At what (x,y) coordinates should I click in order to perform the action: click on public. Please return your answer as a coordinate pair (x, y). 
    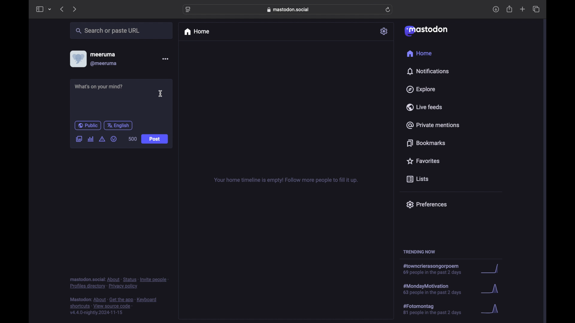
    Looking at the image, I should click on (87, 125).